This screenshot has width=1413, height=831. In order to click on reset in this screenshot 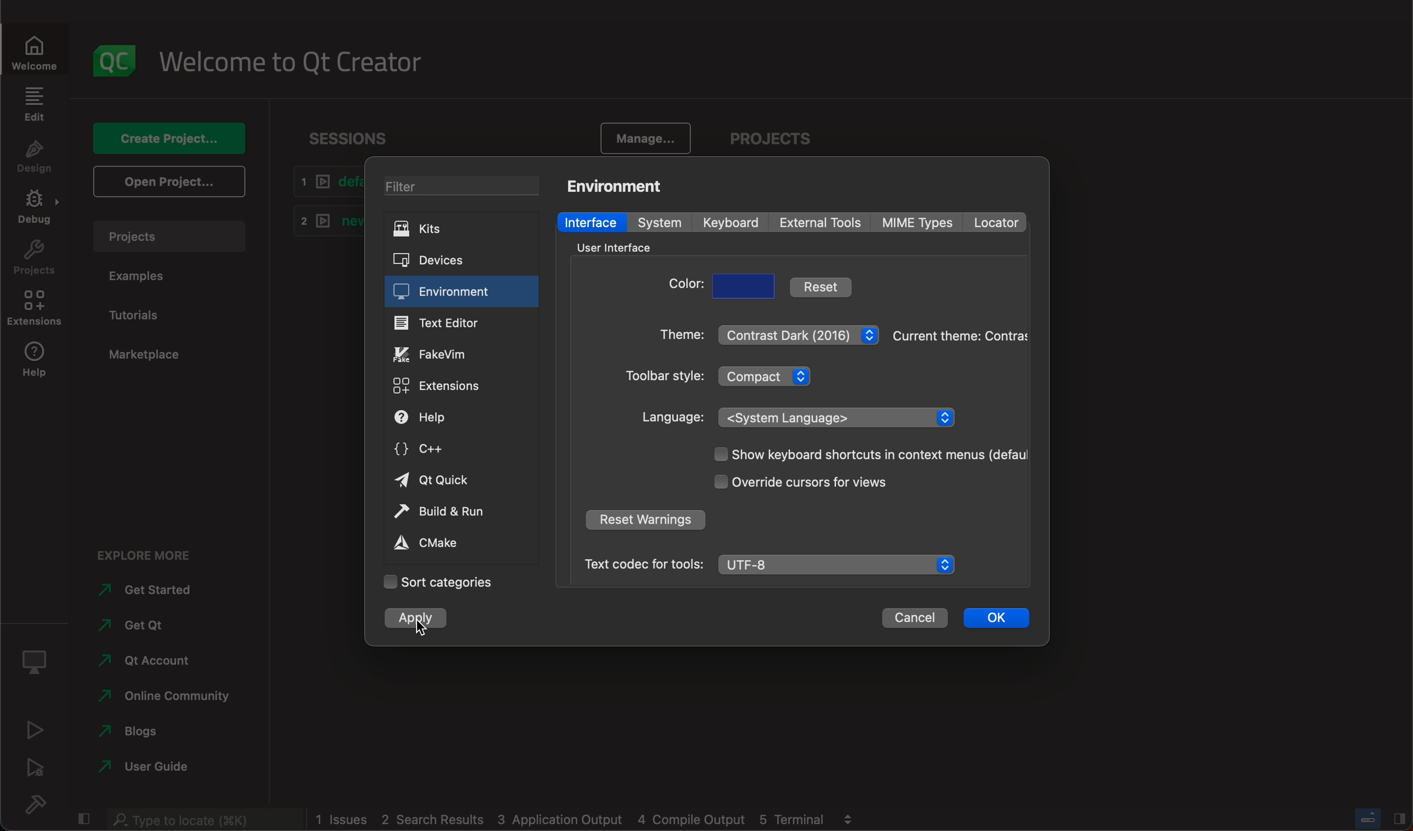, I will do `click(821, 286)`.